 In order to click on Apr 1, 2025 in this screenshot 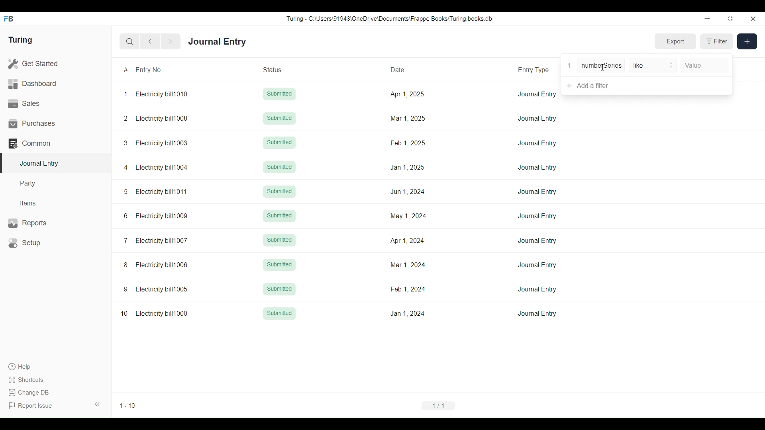, I will do `click(407, 94)`.